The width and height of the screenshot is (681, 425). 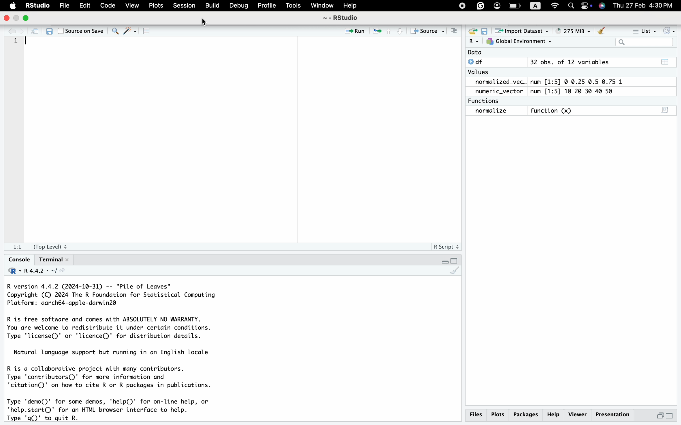 I want to click on clear console, so click(x=455, y=272).